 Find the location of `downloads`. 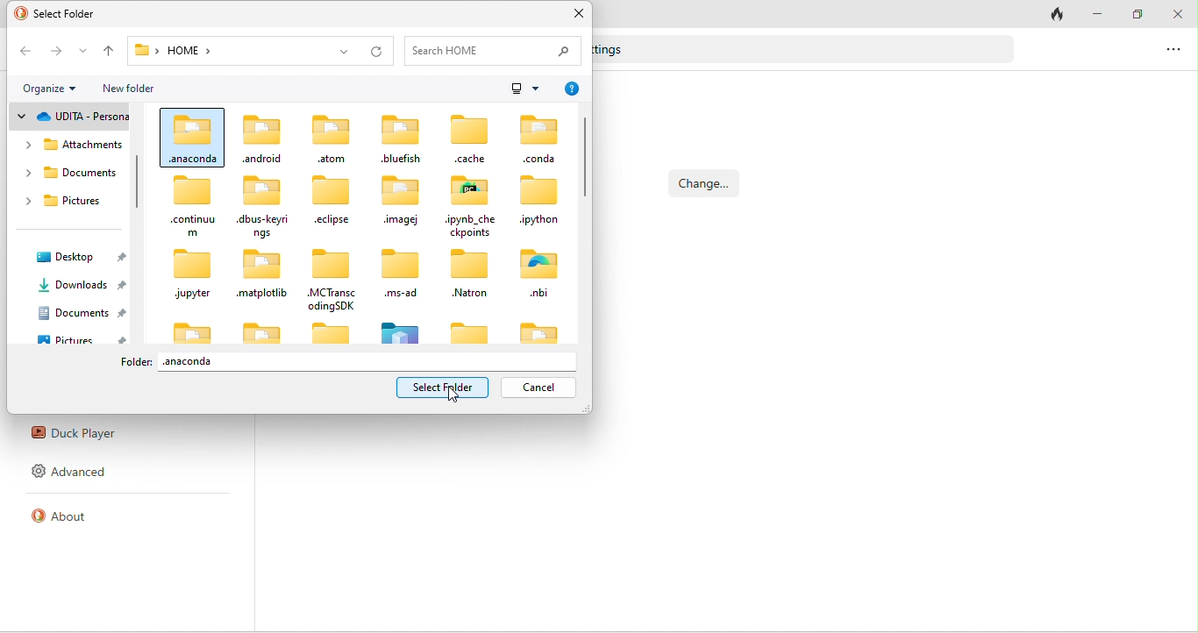

downloads is located at coordinates (82, 283).